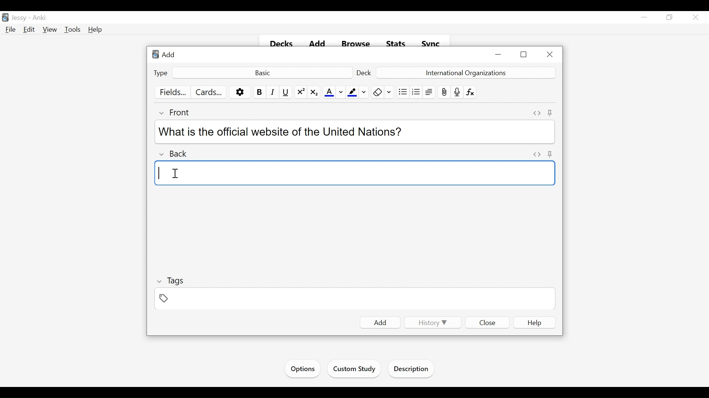 This screenshot has height=398, width=709. Describe the element at coordinates (364, 92) in the screenshot. I see `Change Color` at that location.